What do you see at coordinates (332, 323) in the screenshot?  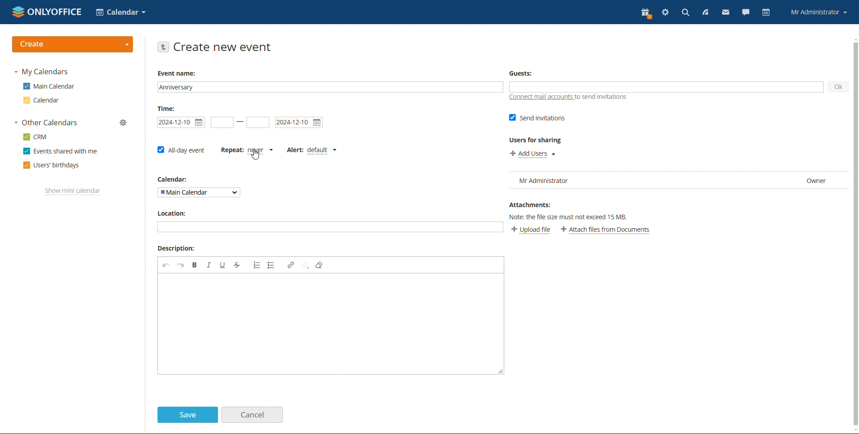 I see `` at bounding box center [332, 323].